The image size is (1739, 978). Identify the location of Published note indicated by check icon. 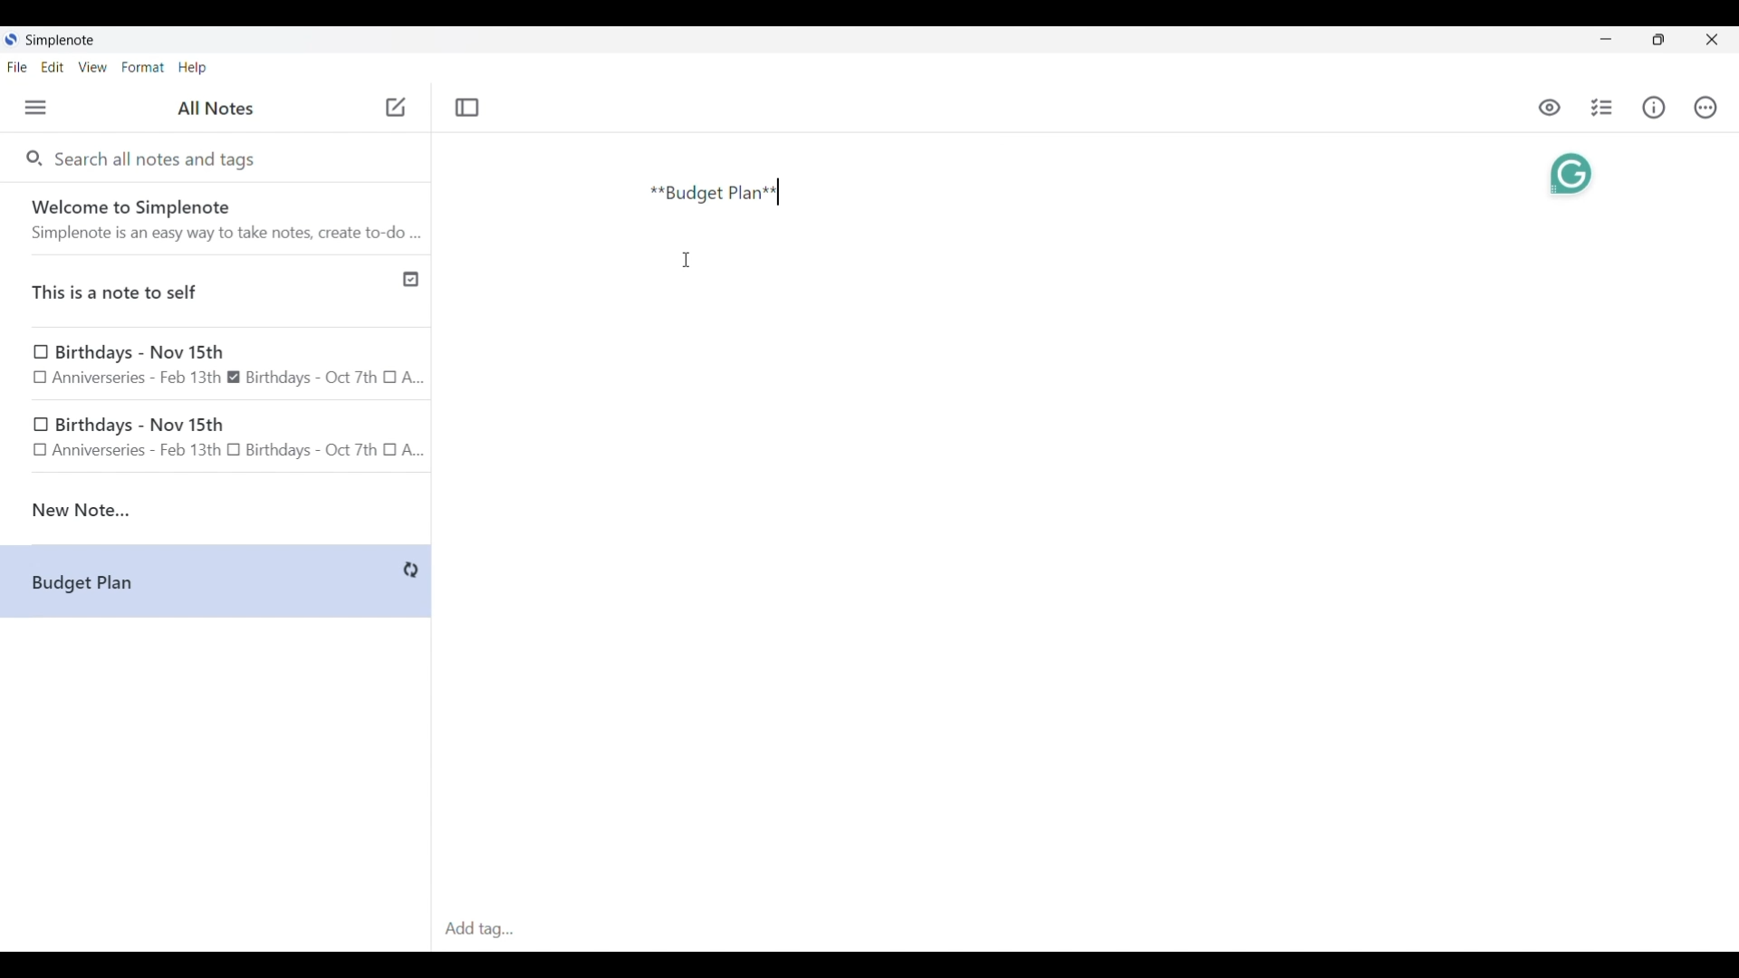
(217, 292).